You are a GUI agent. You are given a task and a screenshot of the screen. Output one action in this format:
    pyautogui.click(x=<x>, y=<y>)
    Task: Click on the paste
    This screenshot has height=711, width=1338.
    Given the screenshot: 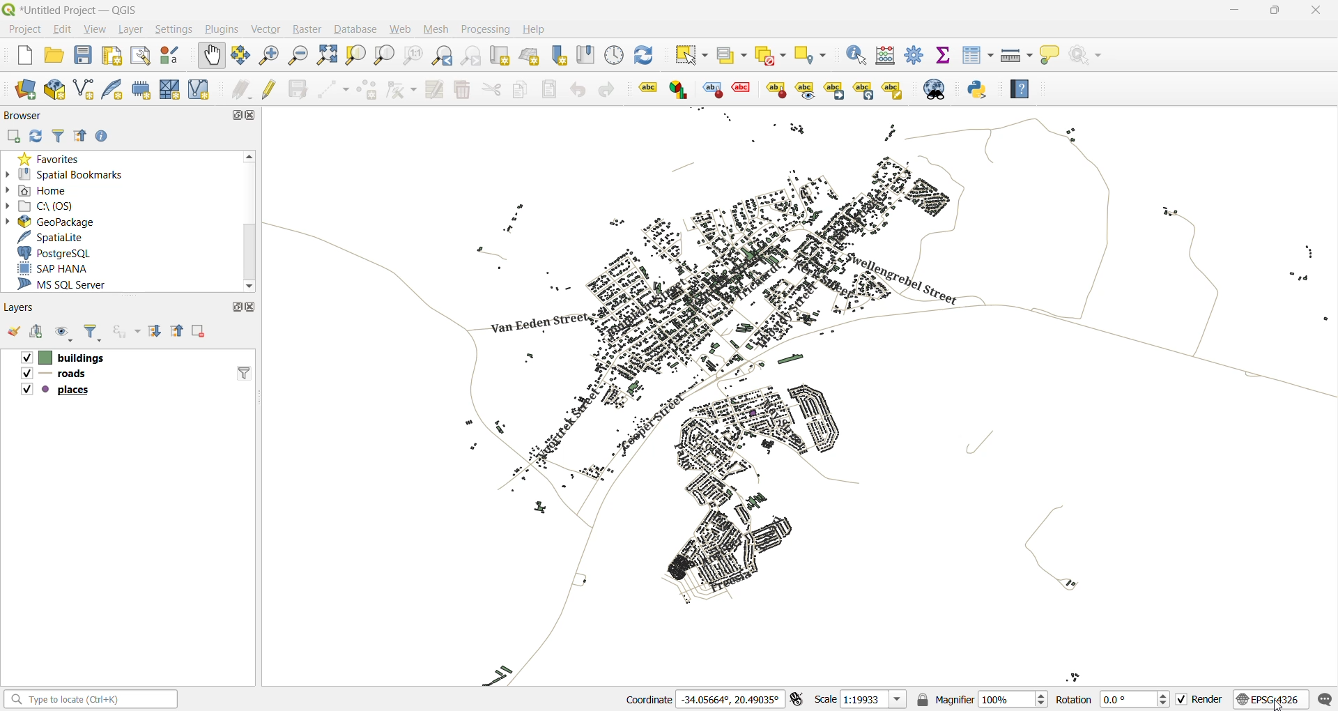 What is the action you would take?
    pyautogui.click(x=546, y=89)
    